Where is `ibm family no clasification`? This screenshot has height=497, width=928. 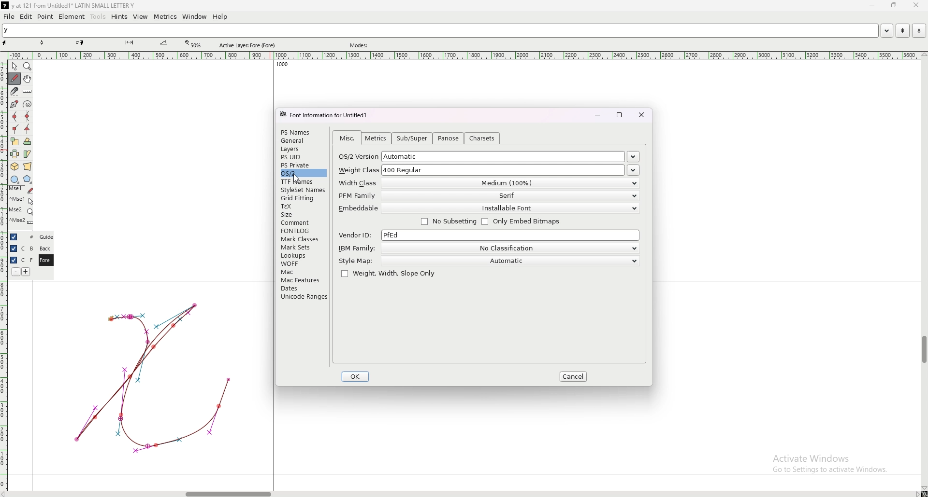
ibm family no clasification is located at coordinates (488, 248).